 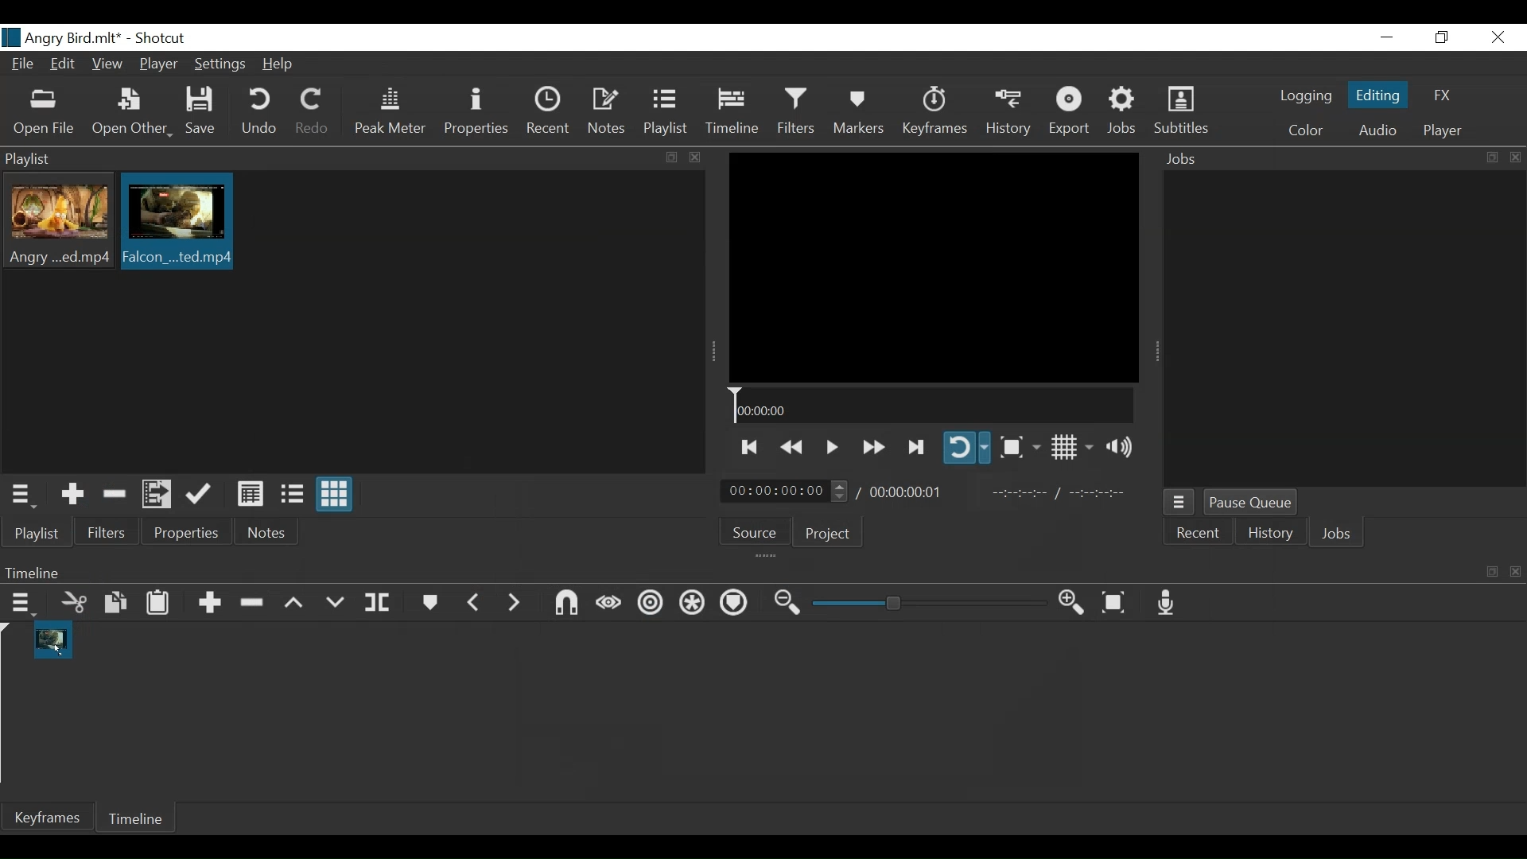 What do you see at coordinates (221, 66) in the screenshot?
I see `Settings` at bounding box center [221, 66].